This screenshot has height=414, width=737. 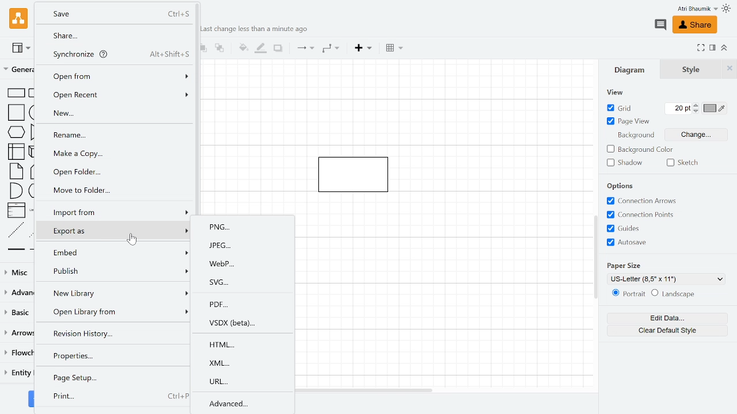 I want to click on Open library form, so click(x=115, y=313).